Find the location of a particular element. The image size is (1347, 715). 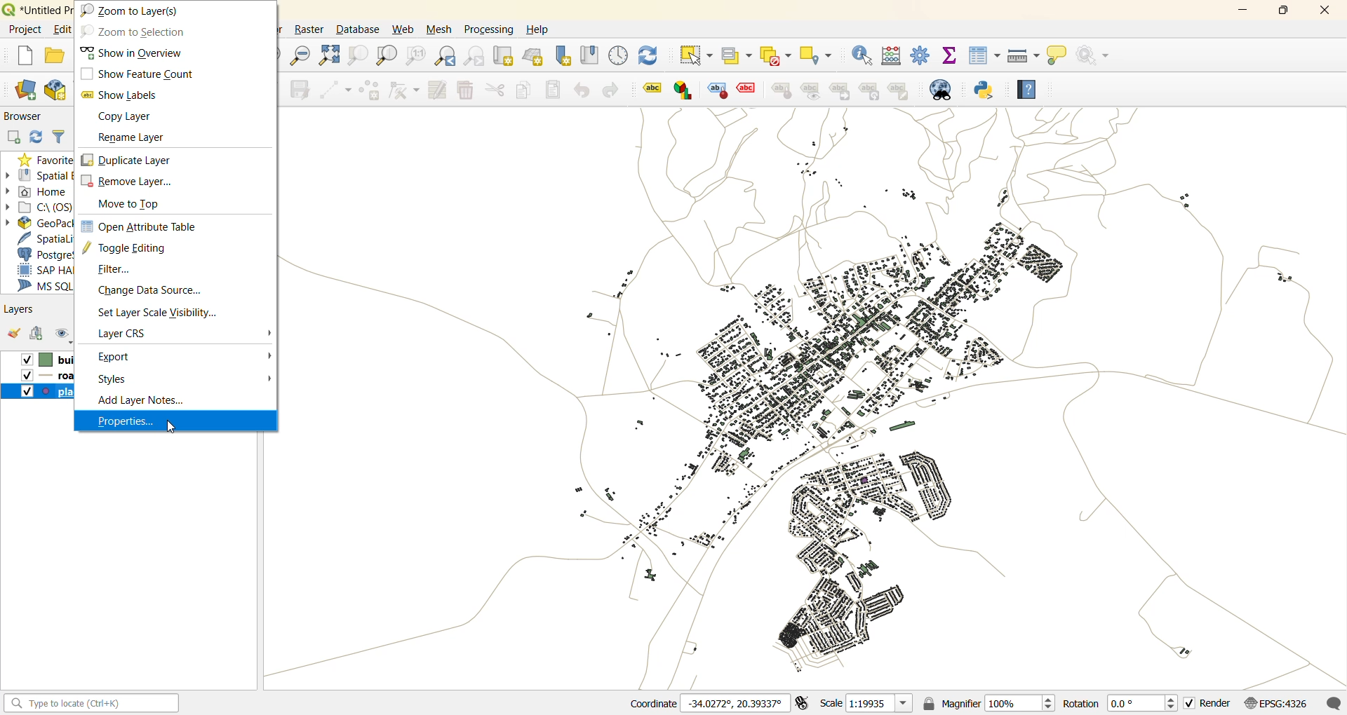

show labels is located at coordinates (121, 95).